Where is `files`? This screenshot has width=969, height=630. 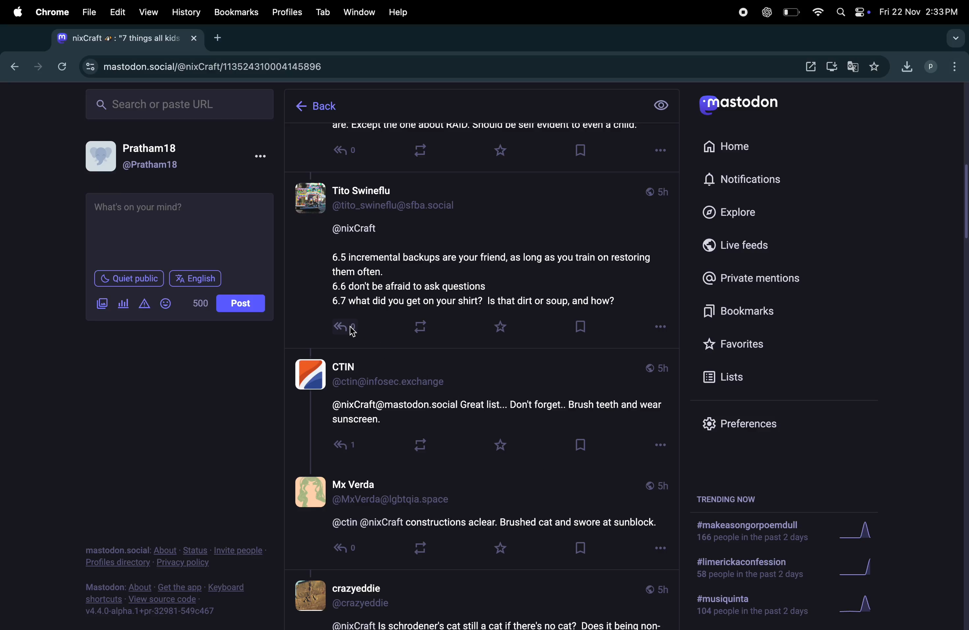
files is located at coordinates (88, 10).